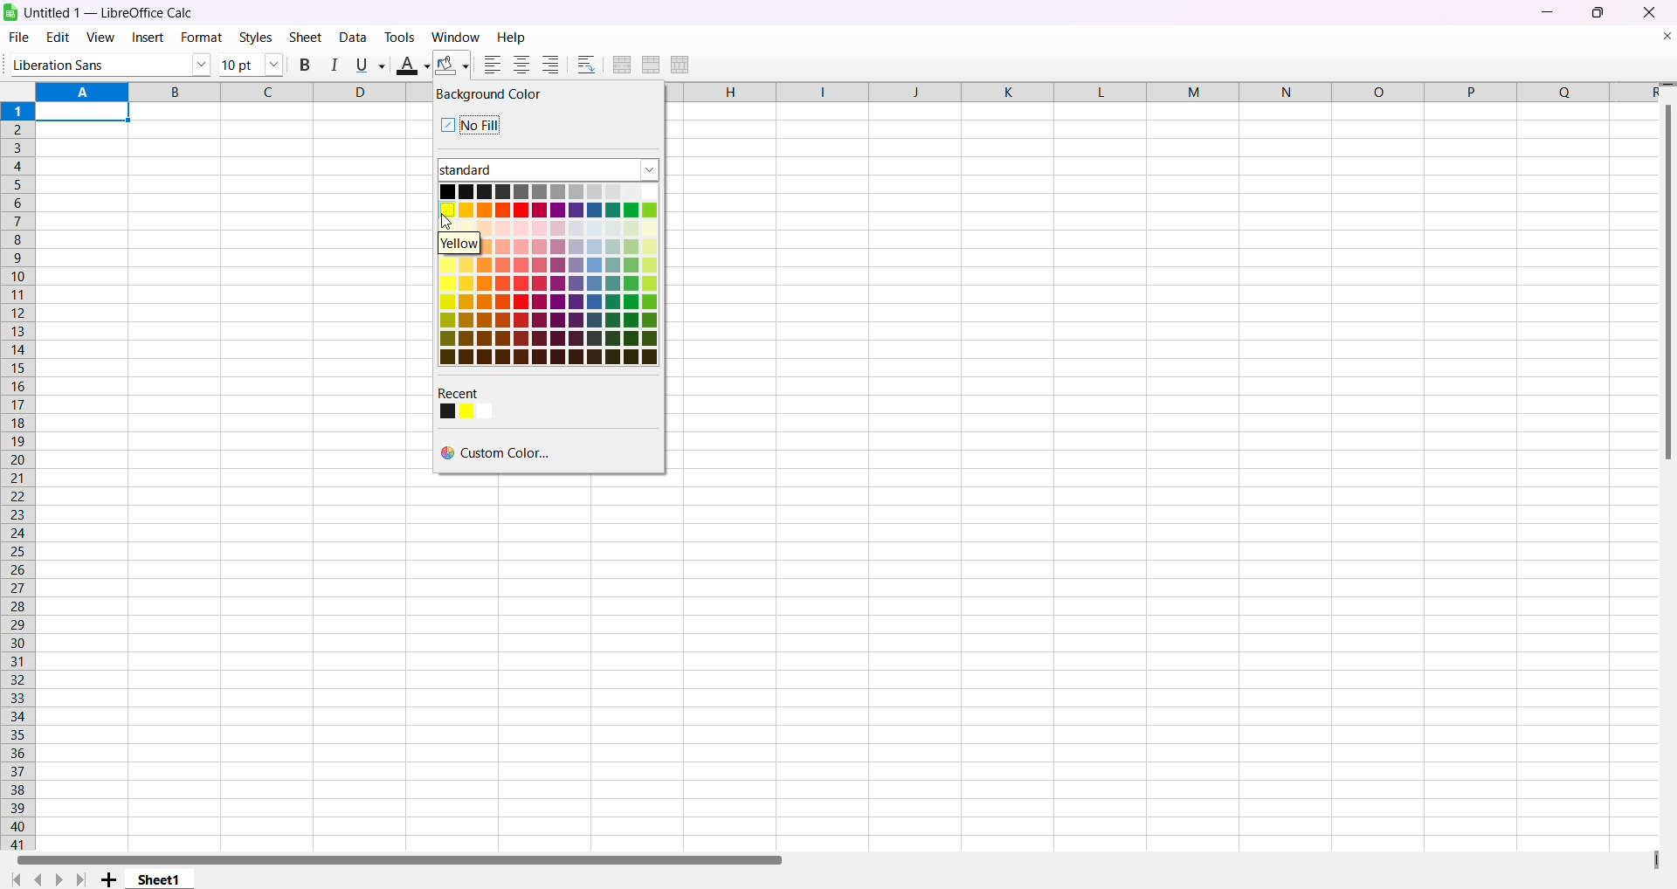  I want to click on horizontal scroll bar, so click(401, 858).